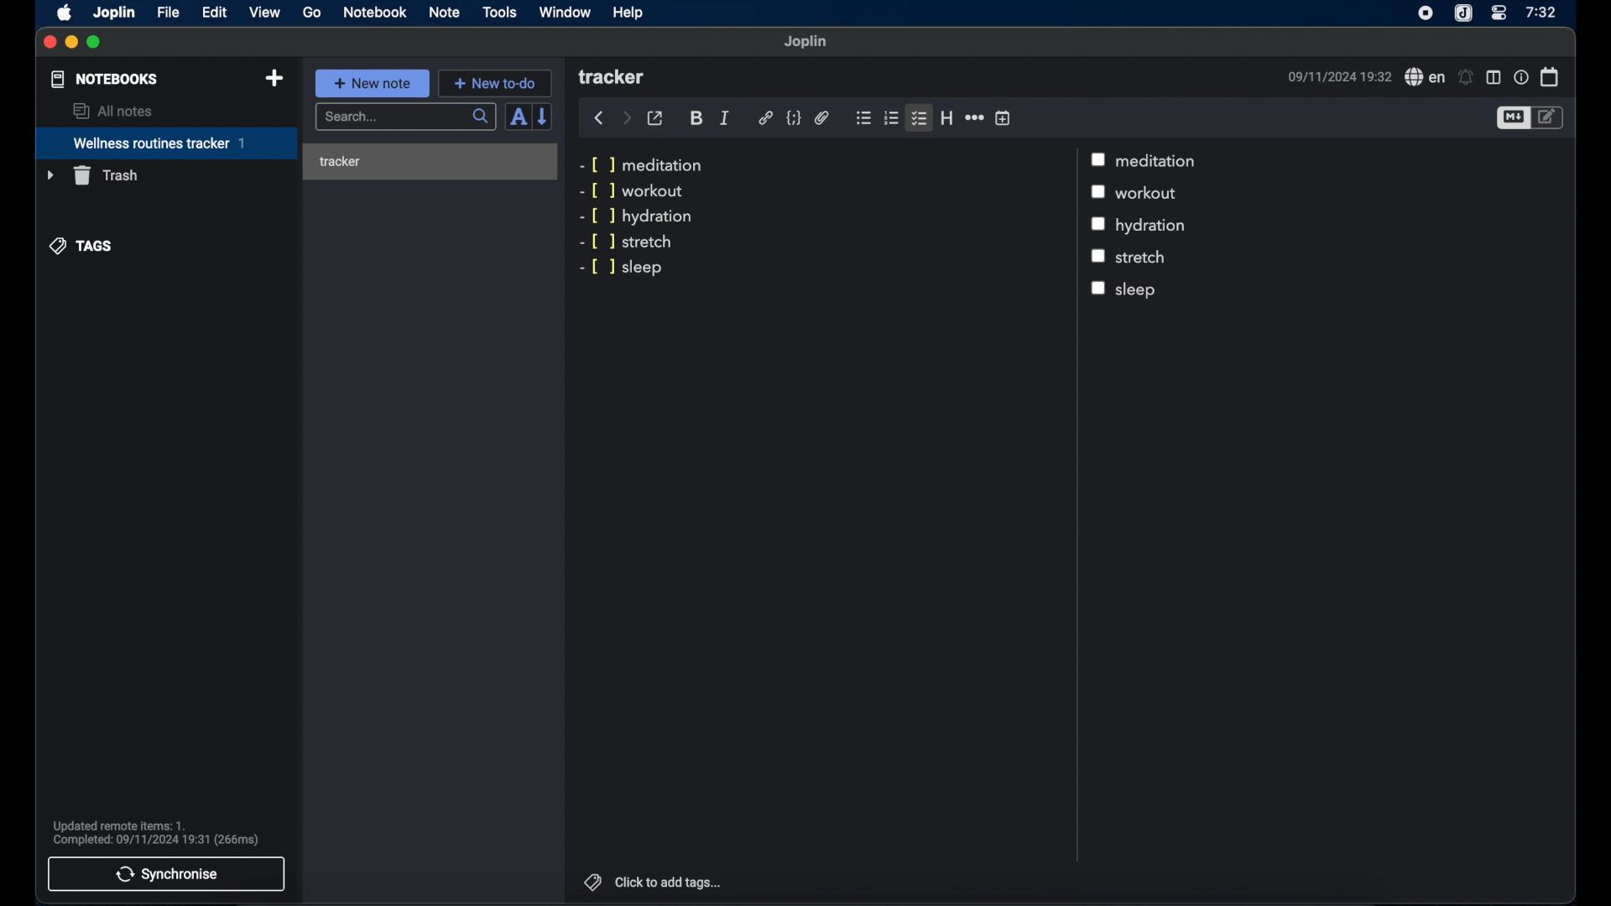  I want to click on bold, so click(696, 119).